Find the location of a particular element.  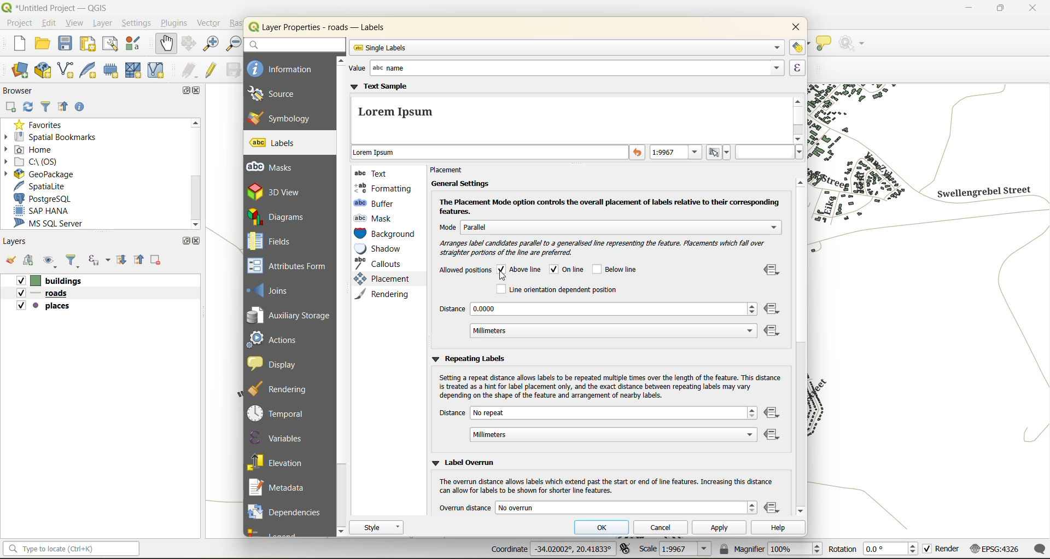

add is located at coordinates (30, 260).